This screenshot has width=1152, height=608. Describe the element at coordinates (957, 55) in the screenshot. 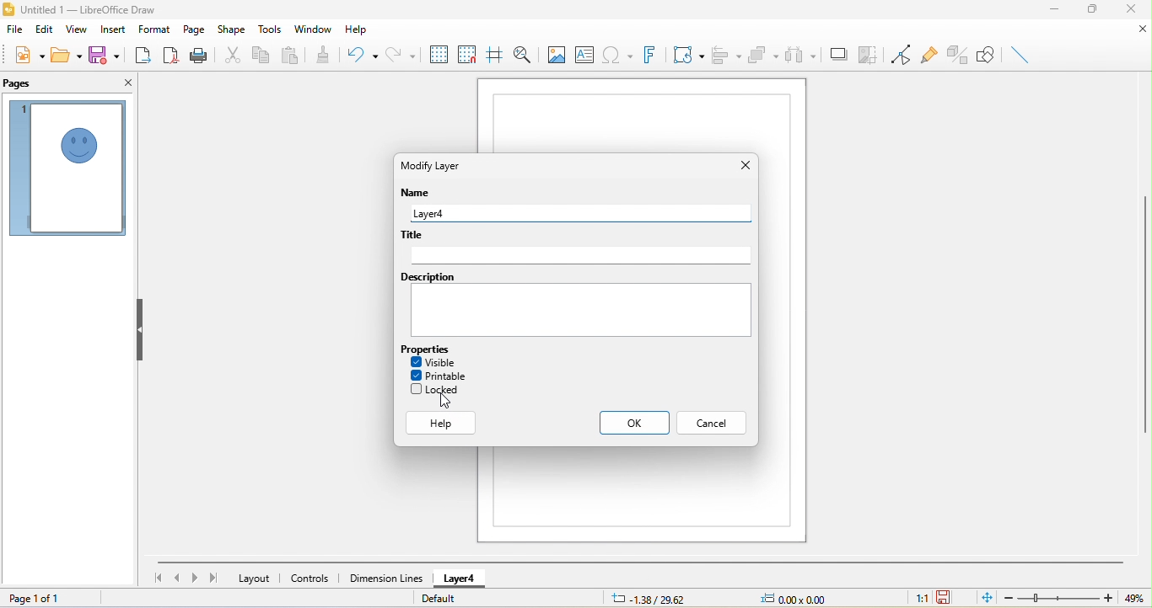

I see `toggle extrusion` at that location.